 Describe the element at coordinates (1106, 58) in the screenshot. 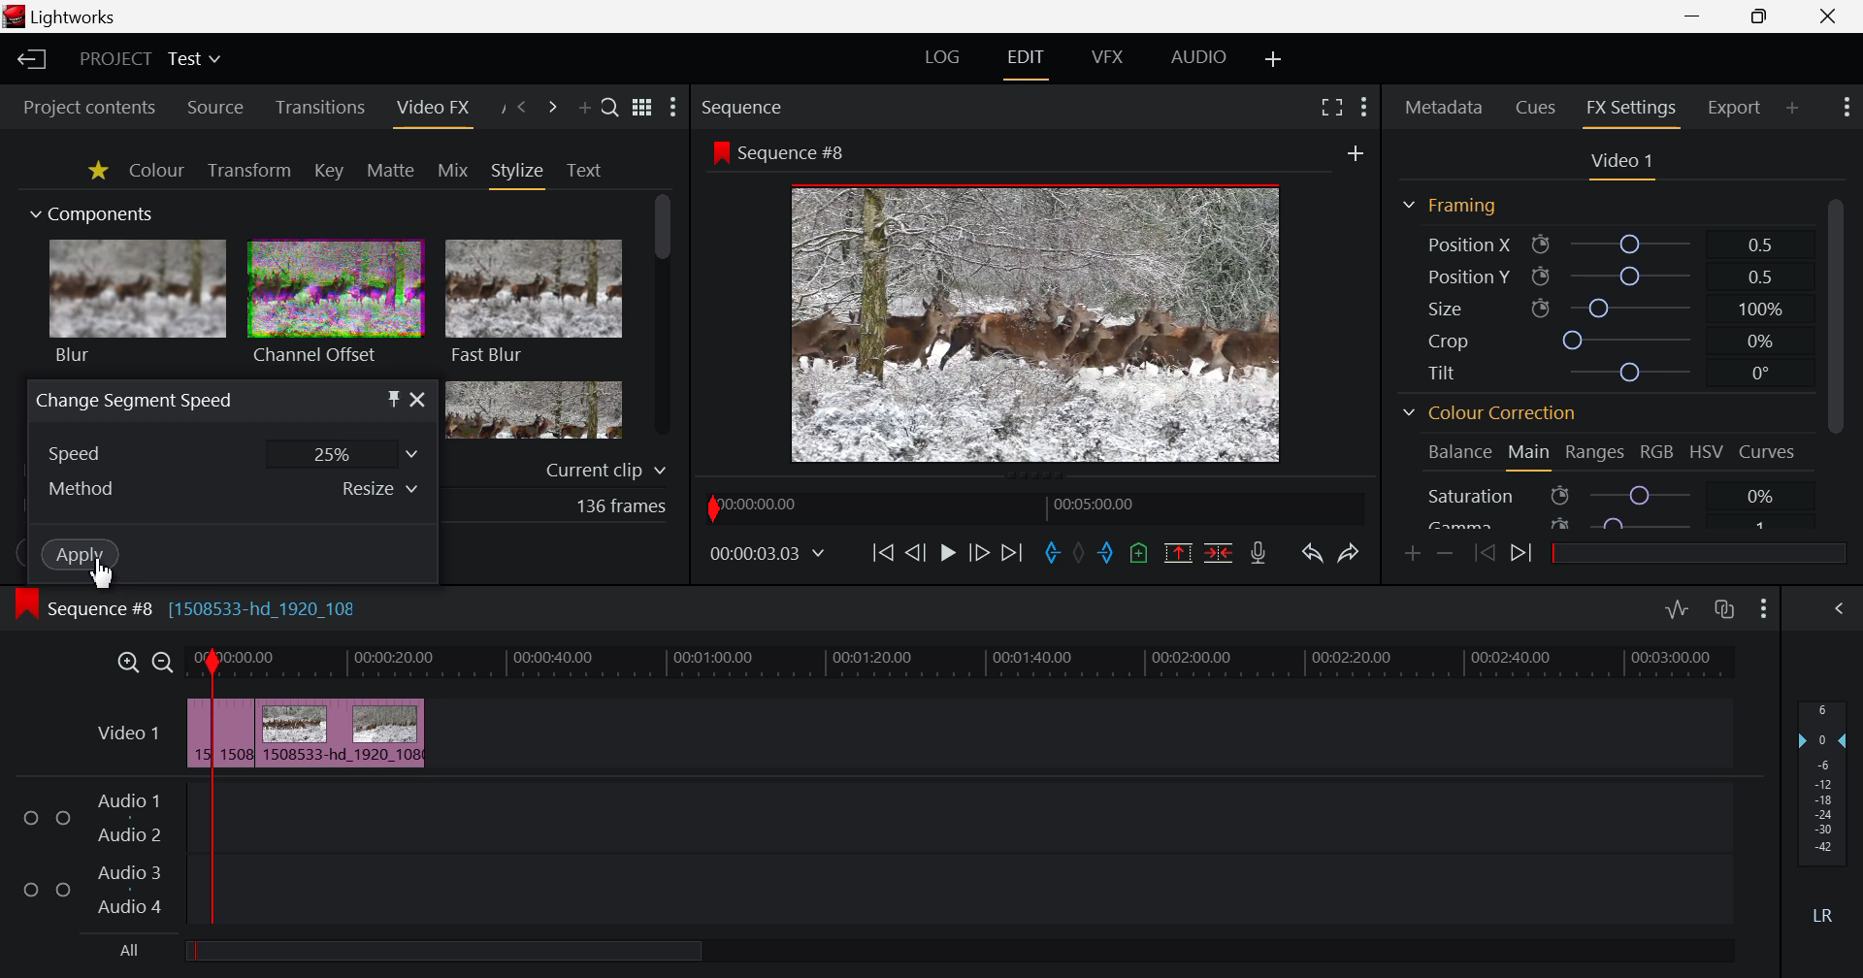

I see `VFX Layout` at that location.